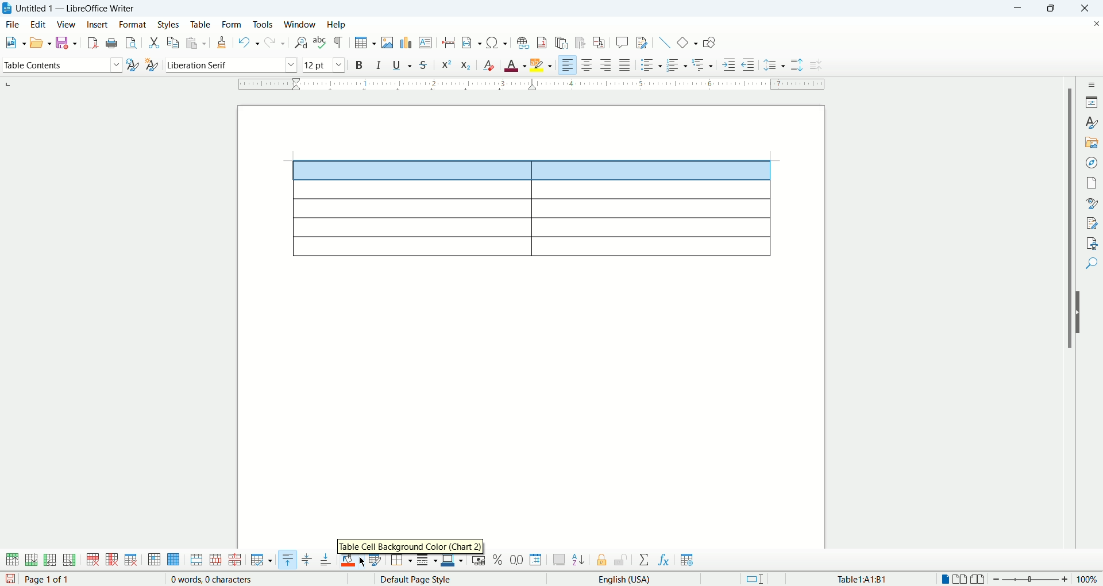  Describe the element at coordinates (406, 42) in the screenshot. I see `insert chart` at that location.